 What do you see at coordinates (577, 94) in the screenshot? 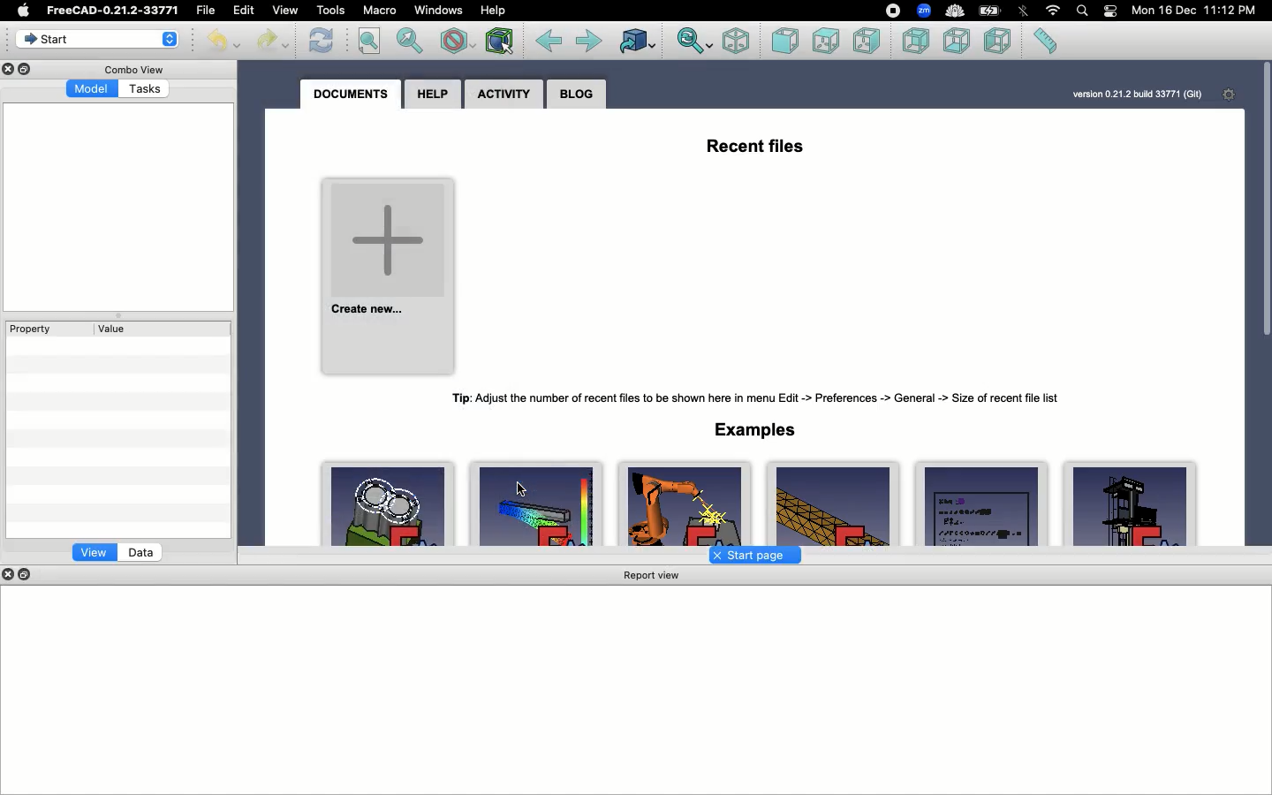
I see `Blog` at bounding box center [577, 94].